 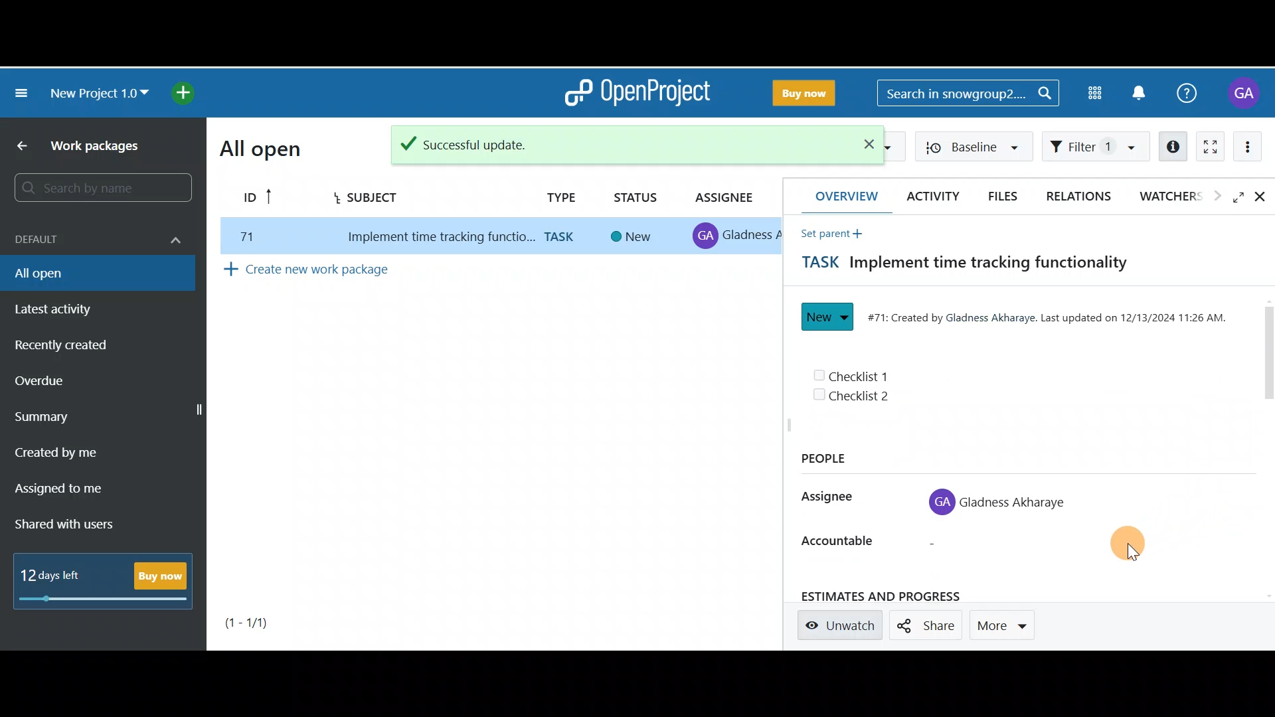 What do you see at coordinates (1080, 195) in the screenshot?
I see `Relations` at bounding box center [1080, 195].